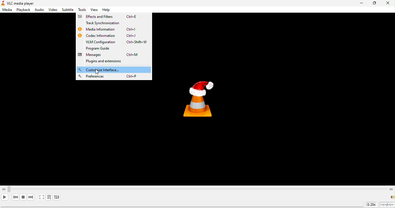  Describe the element at coordinates (93, 10) in the screenshot. I see `view` at that location.